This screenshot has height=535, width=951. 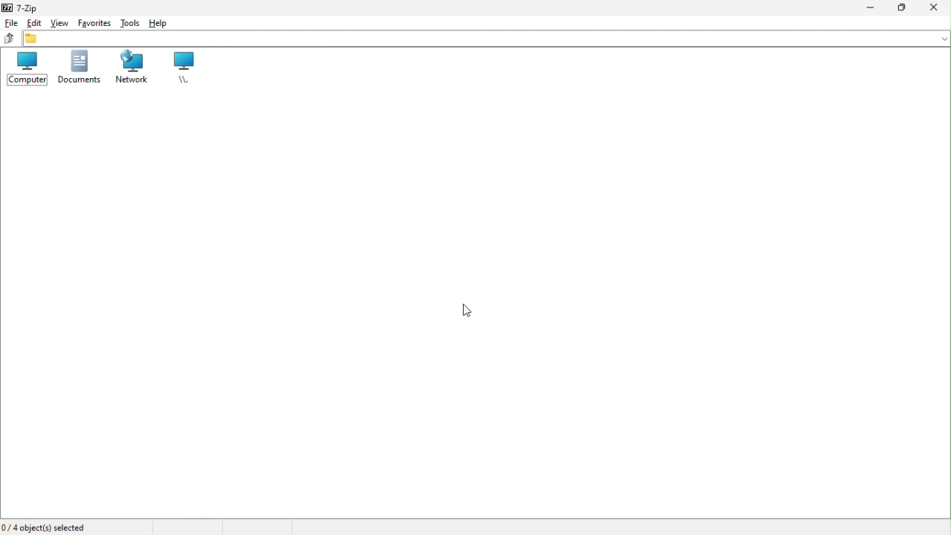 What do you see at coordinates (464, 309) in the screenshot?
I see `cursor` at bounding box center [464, 309].